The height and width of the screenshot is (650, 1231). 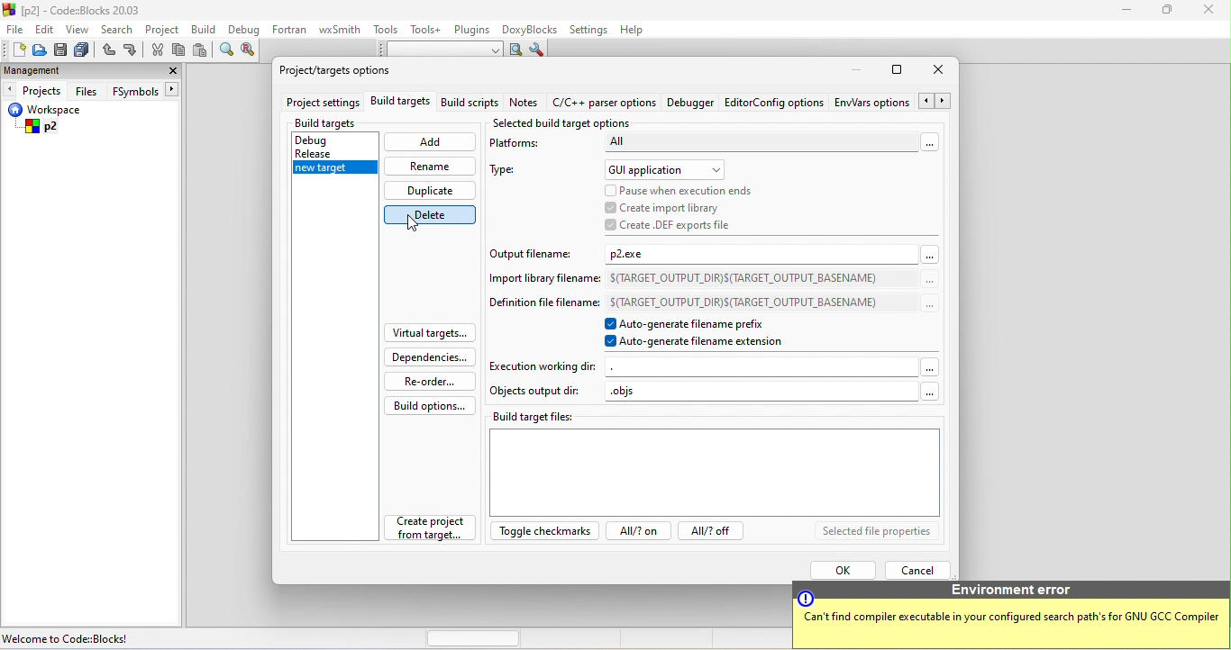 What do you see at coordinates (37, 53) in the screenshot?
I see `open` at bounding box center [37, 53].